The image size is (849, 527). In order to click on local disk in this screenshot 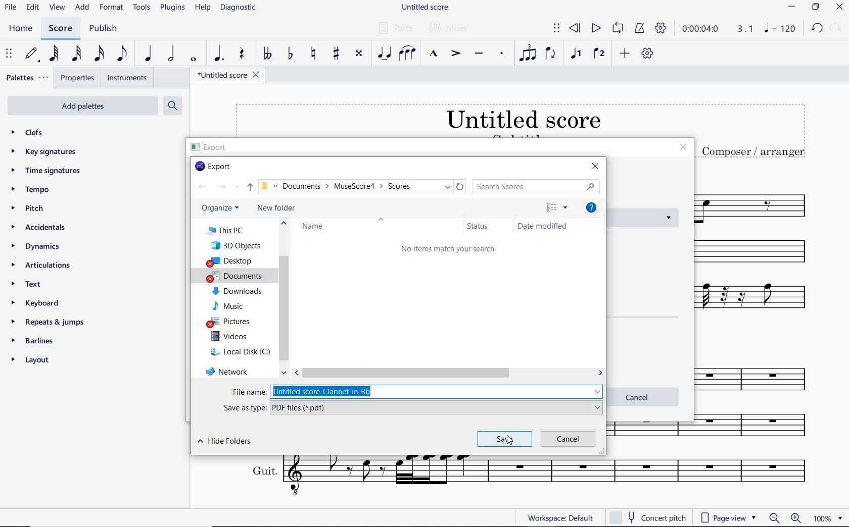, I will do `click(237, 351)`.